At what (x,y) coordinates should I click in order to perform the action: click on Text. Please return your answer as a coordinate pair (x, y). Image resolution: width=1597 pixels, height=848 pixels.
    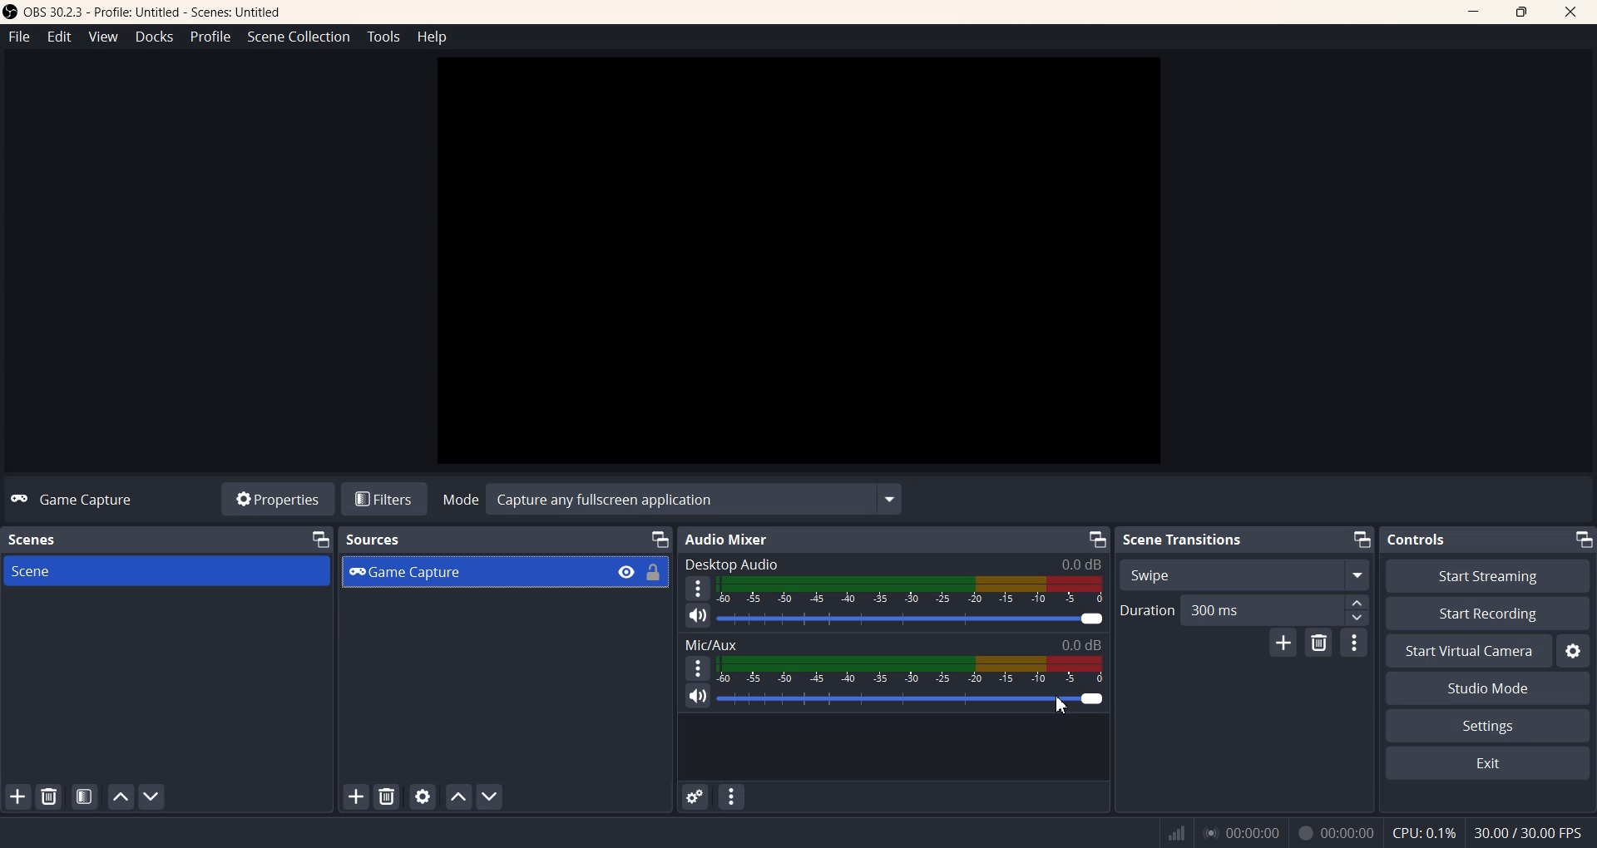
    Looking at the image, I should click on (693, 499).